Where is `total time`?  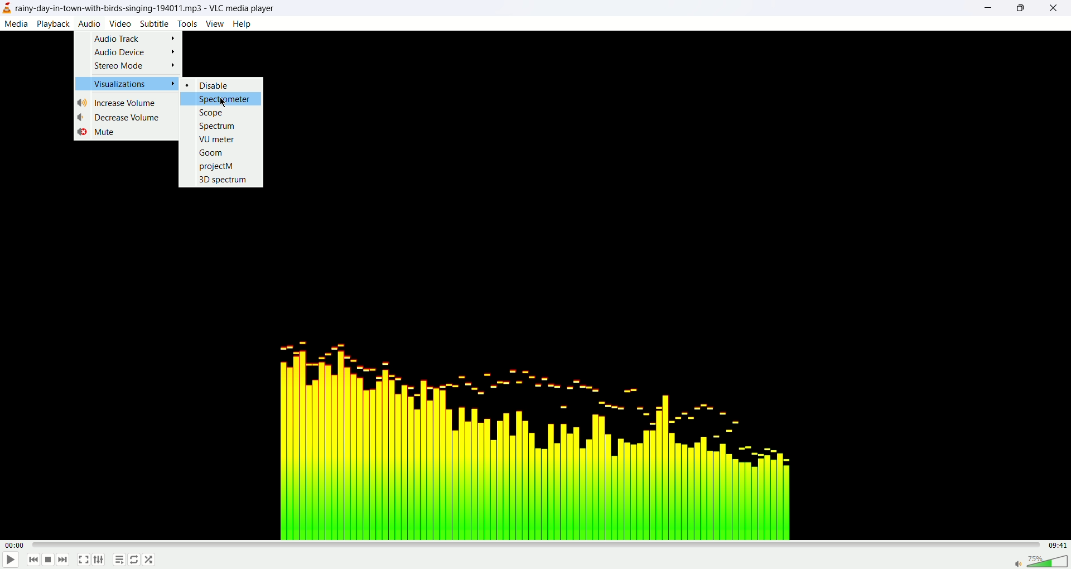 total time is located at coordinates (1058, 544).